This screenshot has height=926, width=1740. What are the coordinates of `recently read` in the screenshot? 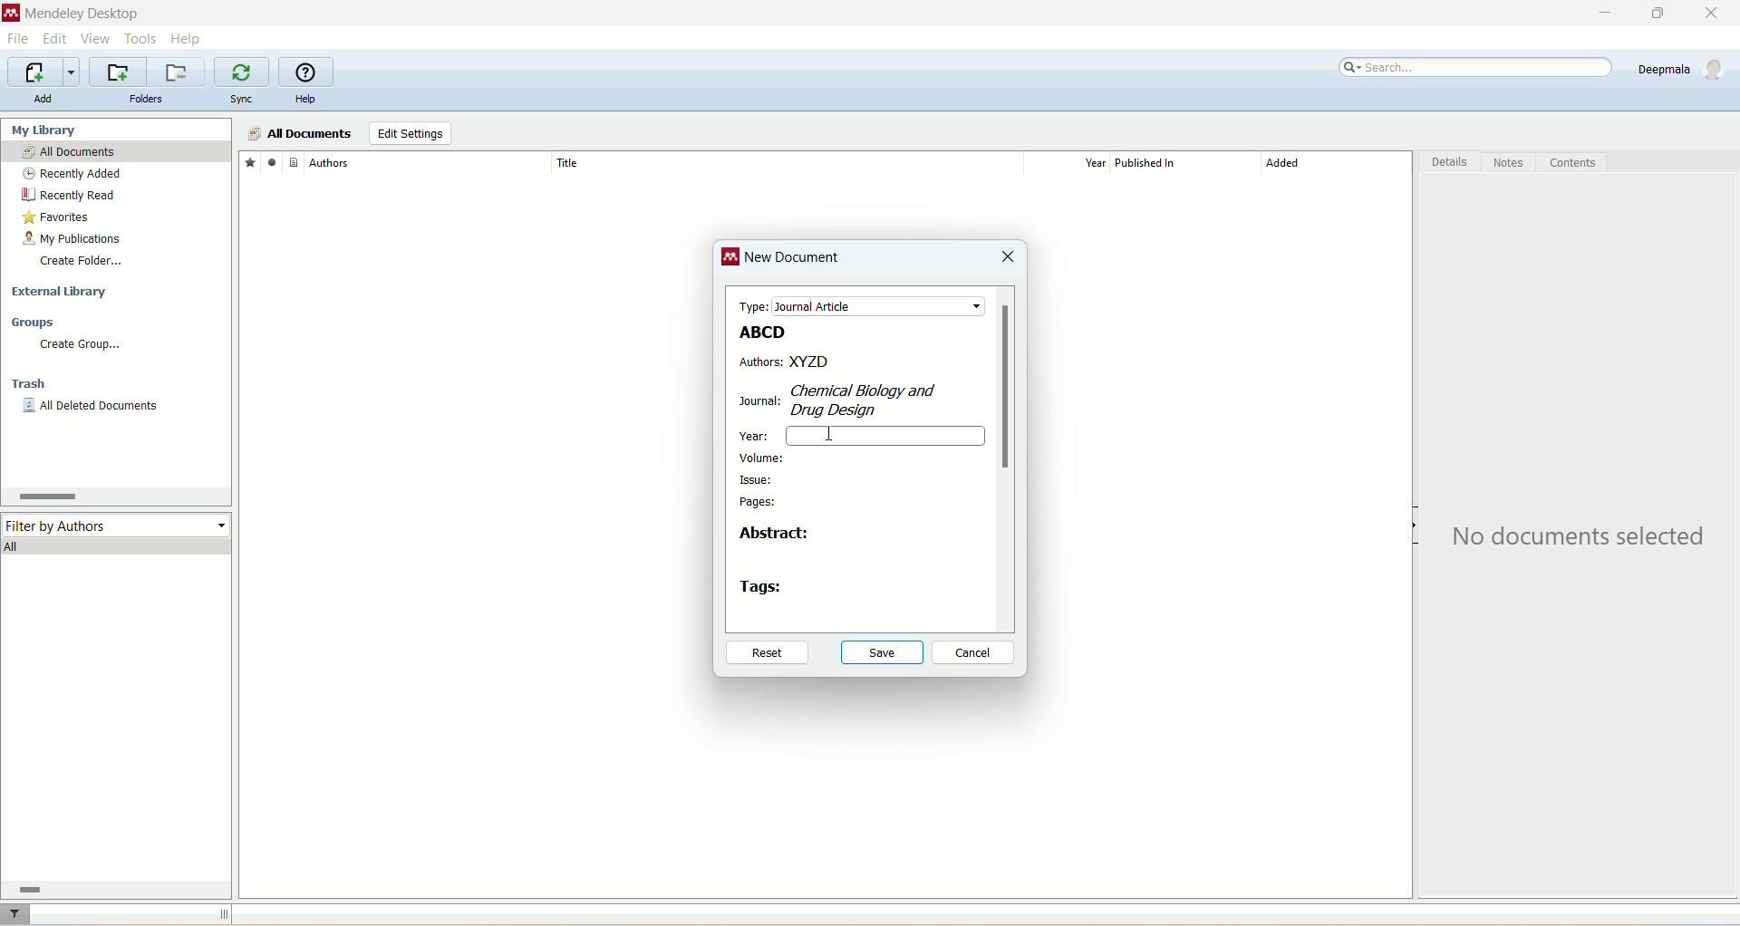 It's located at (68, 195).